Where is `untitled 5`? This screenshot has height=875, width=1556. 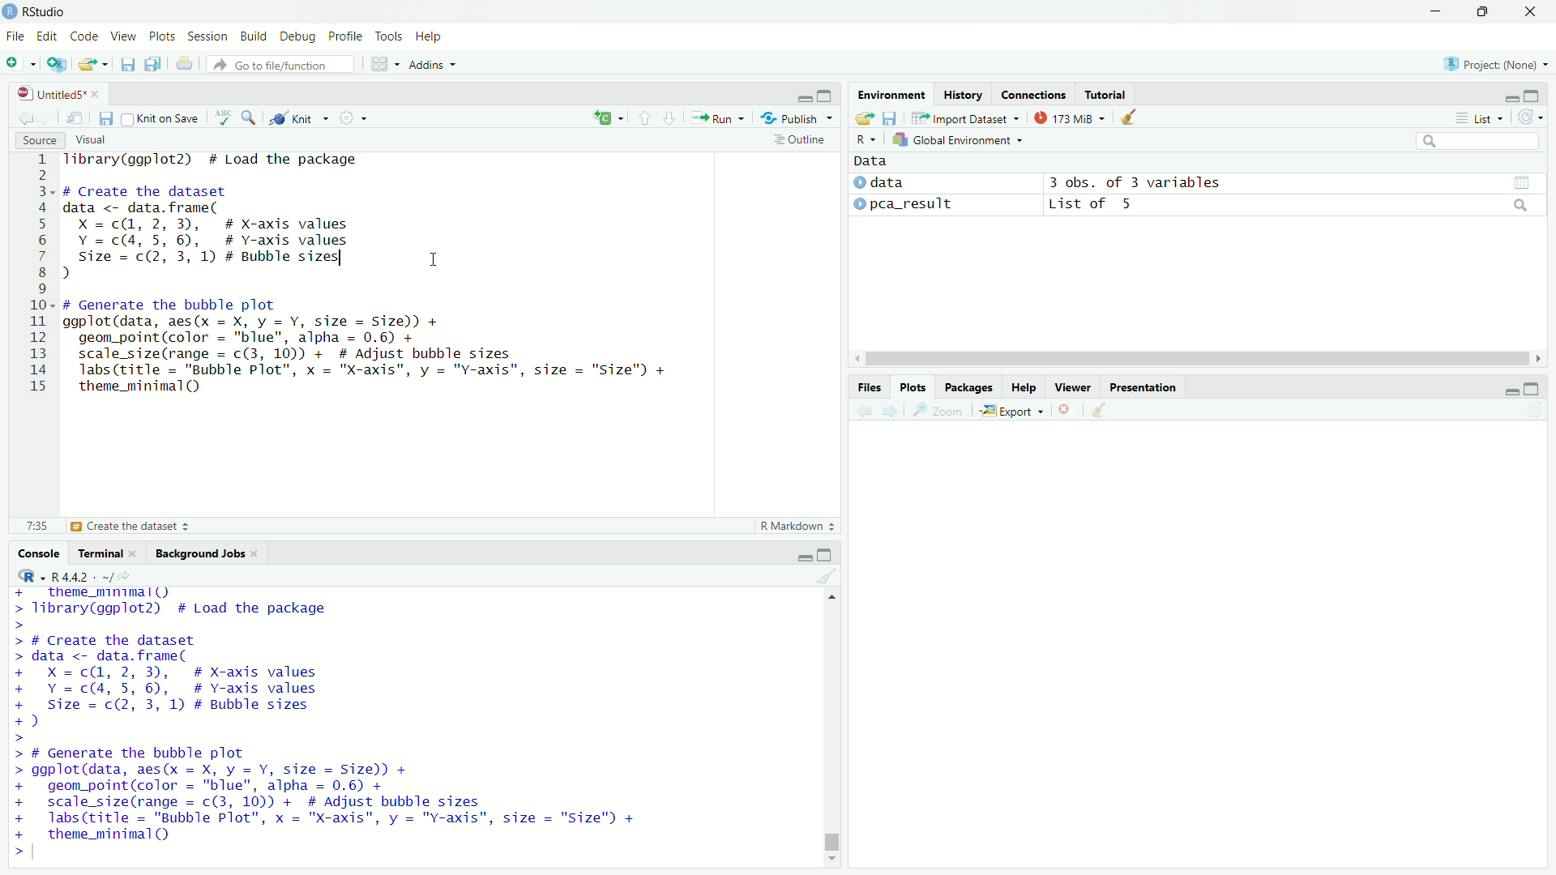 untitled 5 is located at coordinates (54, 94).